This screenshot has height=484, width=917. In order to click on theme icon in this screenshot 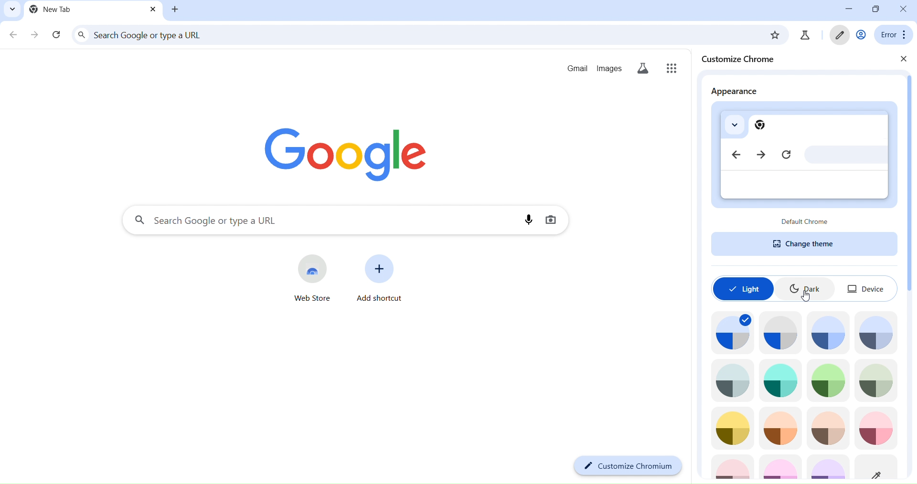, I will do `click(879, 333)`.